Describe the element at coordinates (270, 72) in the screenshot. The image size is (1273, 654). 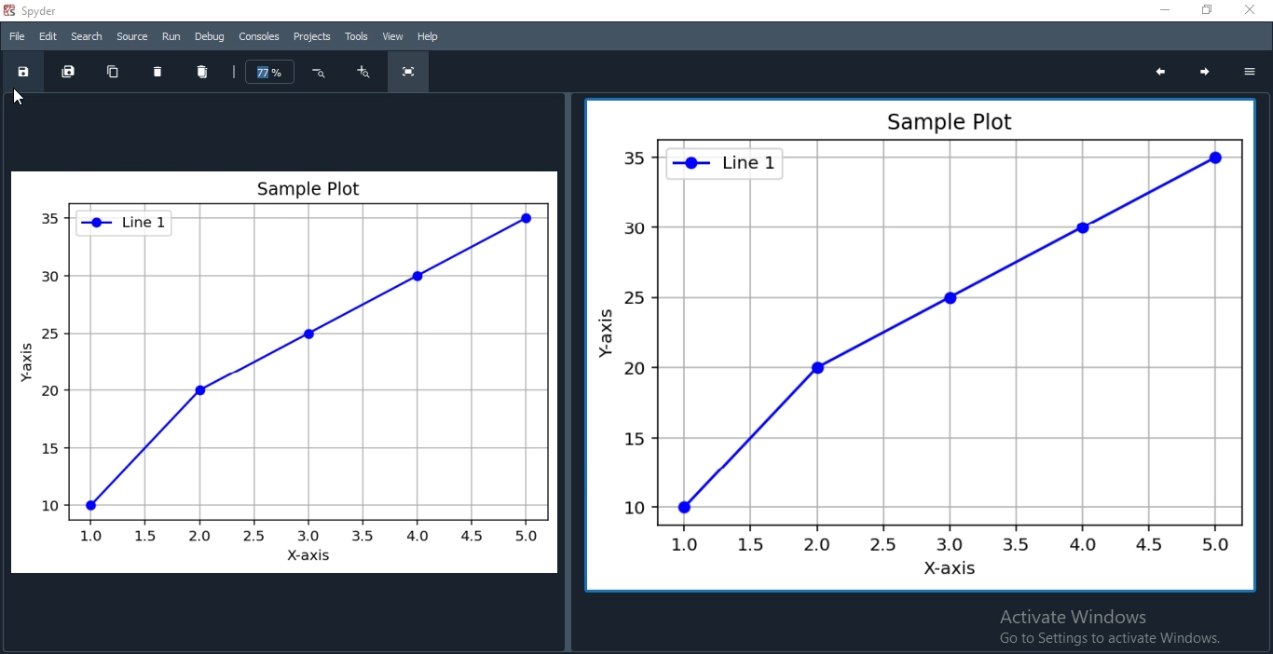
I see `zoom %` at that location.